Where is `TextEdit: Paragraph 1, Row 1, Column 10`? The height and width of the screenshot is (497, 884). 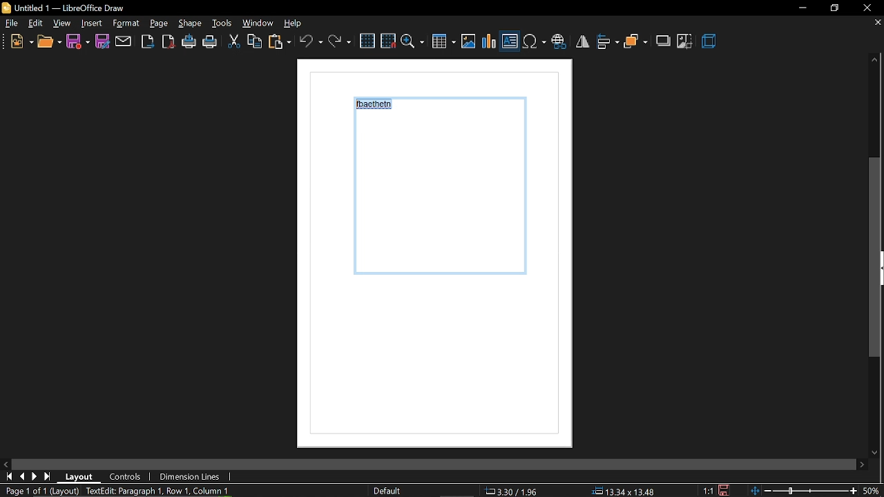 TextEdit: Paragraph 1, Row 1, Column 10 is located at coordinates (160, 491).